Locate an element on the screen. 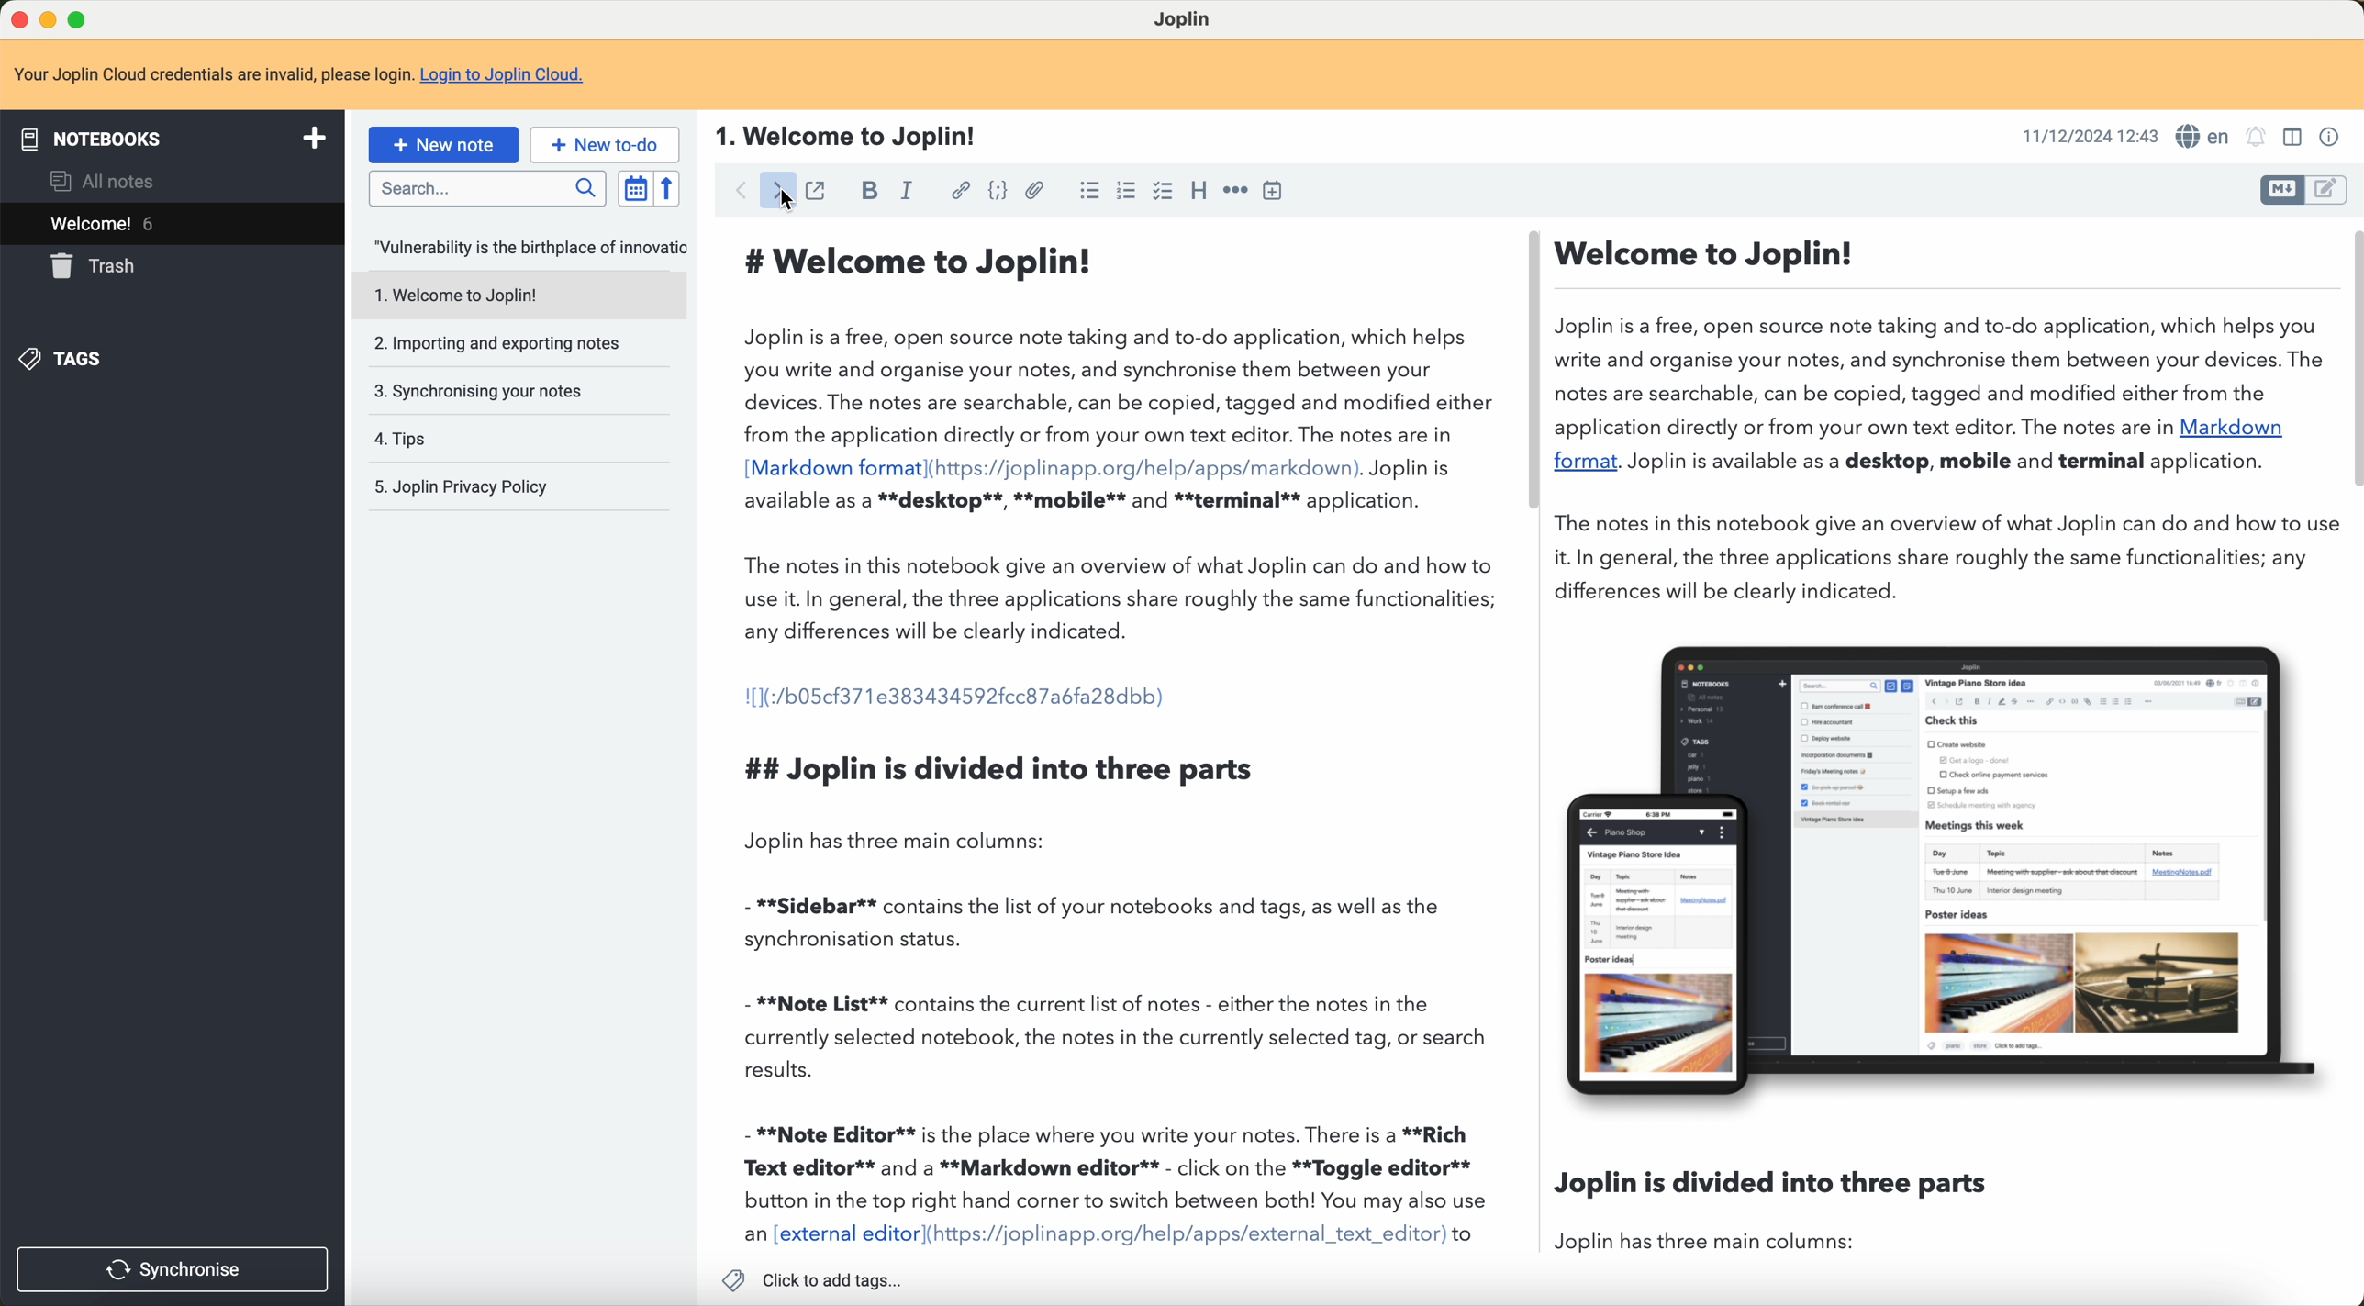  bold is located at coordinates (865, 191).